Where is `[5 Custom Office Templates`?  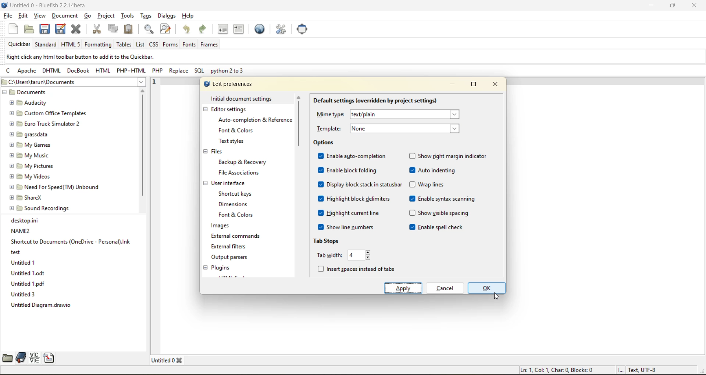 [5 Custom Office Templates is located at coordinates (47, 113).